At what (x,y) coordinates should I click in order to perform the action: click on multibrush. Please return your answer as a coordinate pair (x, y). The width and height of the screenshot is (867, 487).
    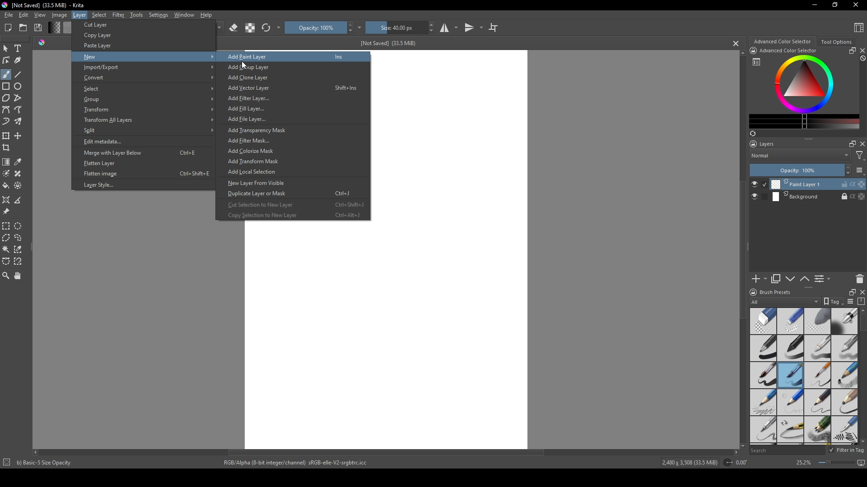
    Looking at the image, I should click on (19, 122).